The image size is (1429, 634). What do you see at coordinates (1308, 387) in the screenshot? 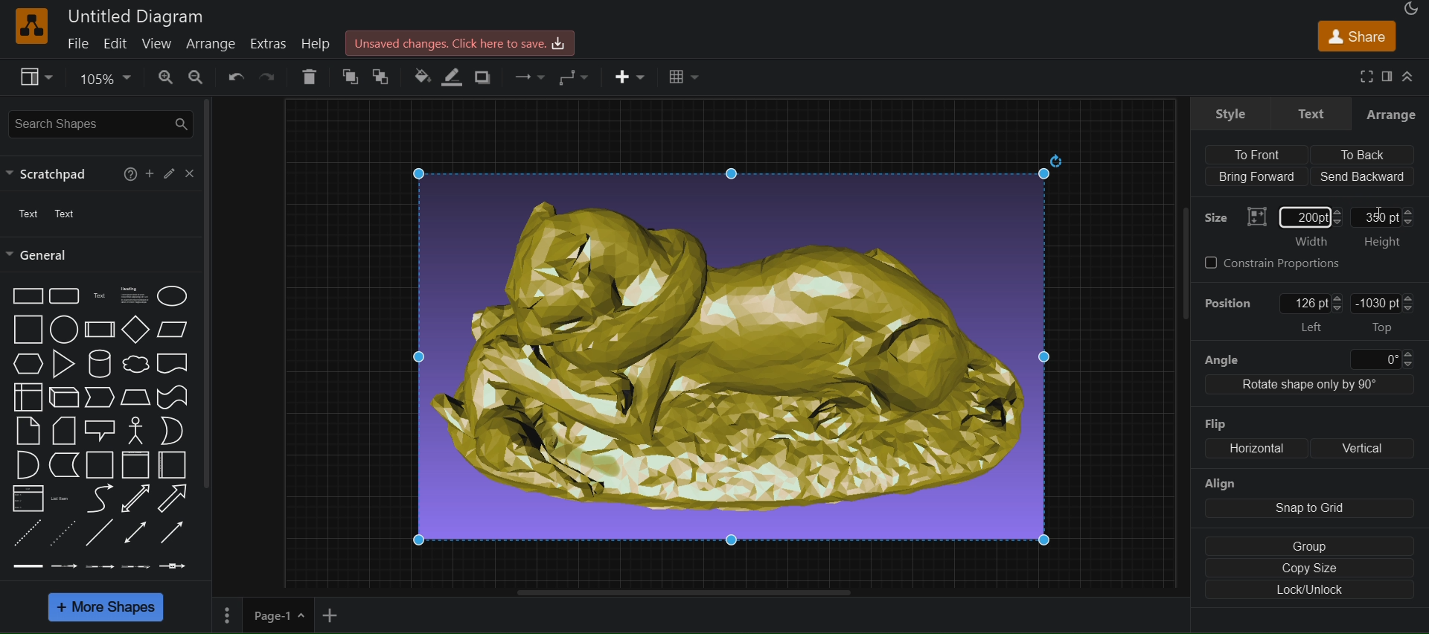
I see `Rotate shape only by 90 degree` at bounding box center [1308, 387].